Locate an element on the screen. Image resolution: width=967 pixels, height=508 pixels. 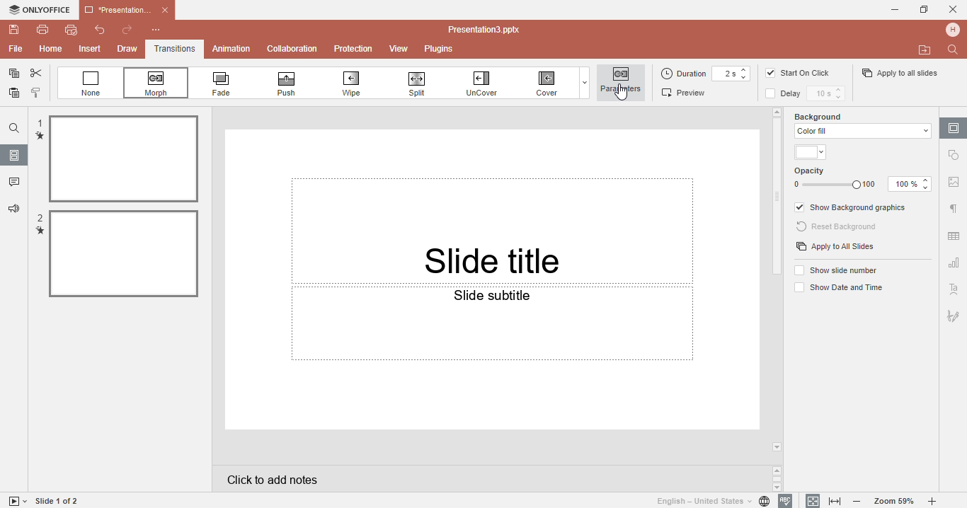
Parameters is located at coordinates (620, 83).